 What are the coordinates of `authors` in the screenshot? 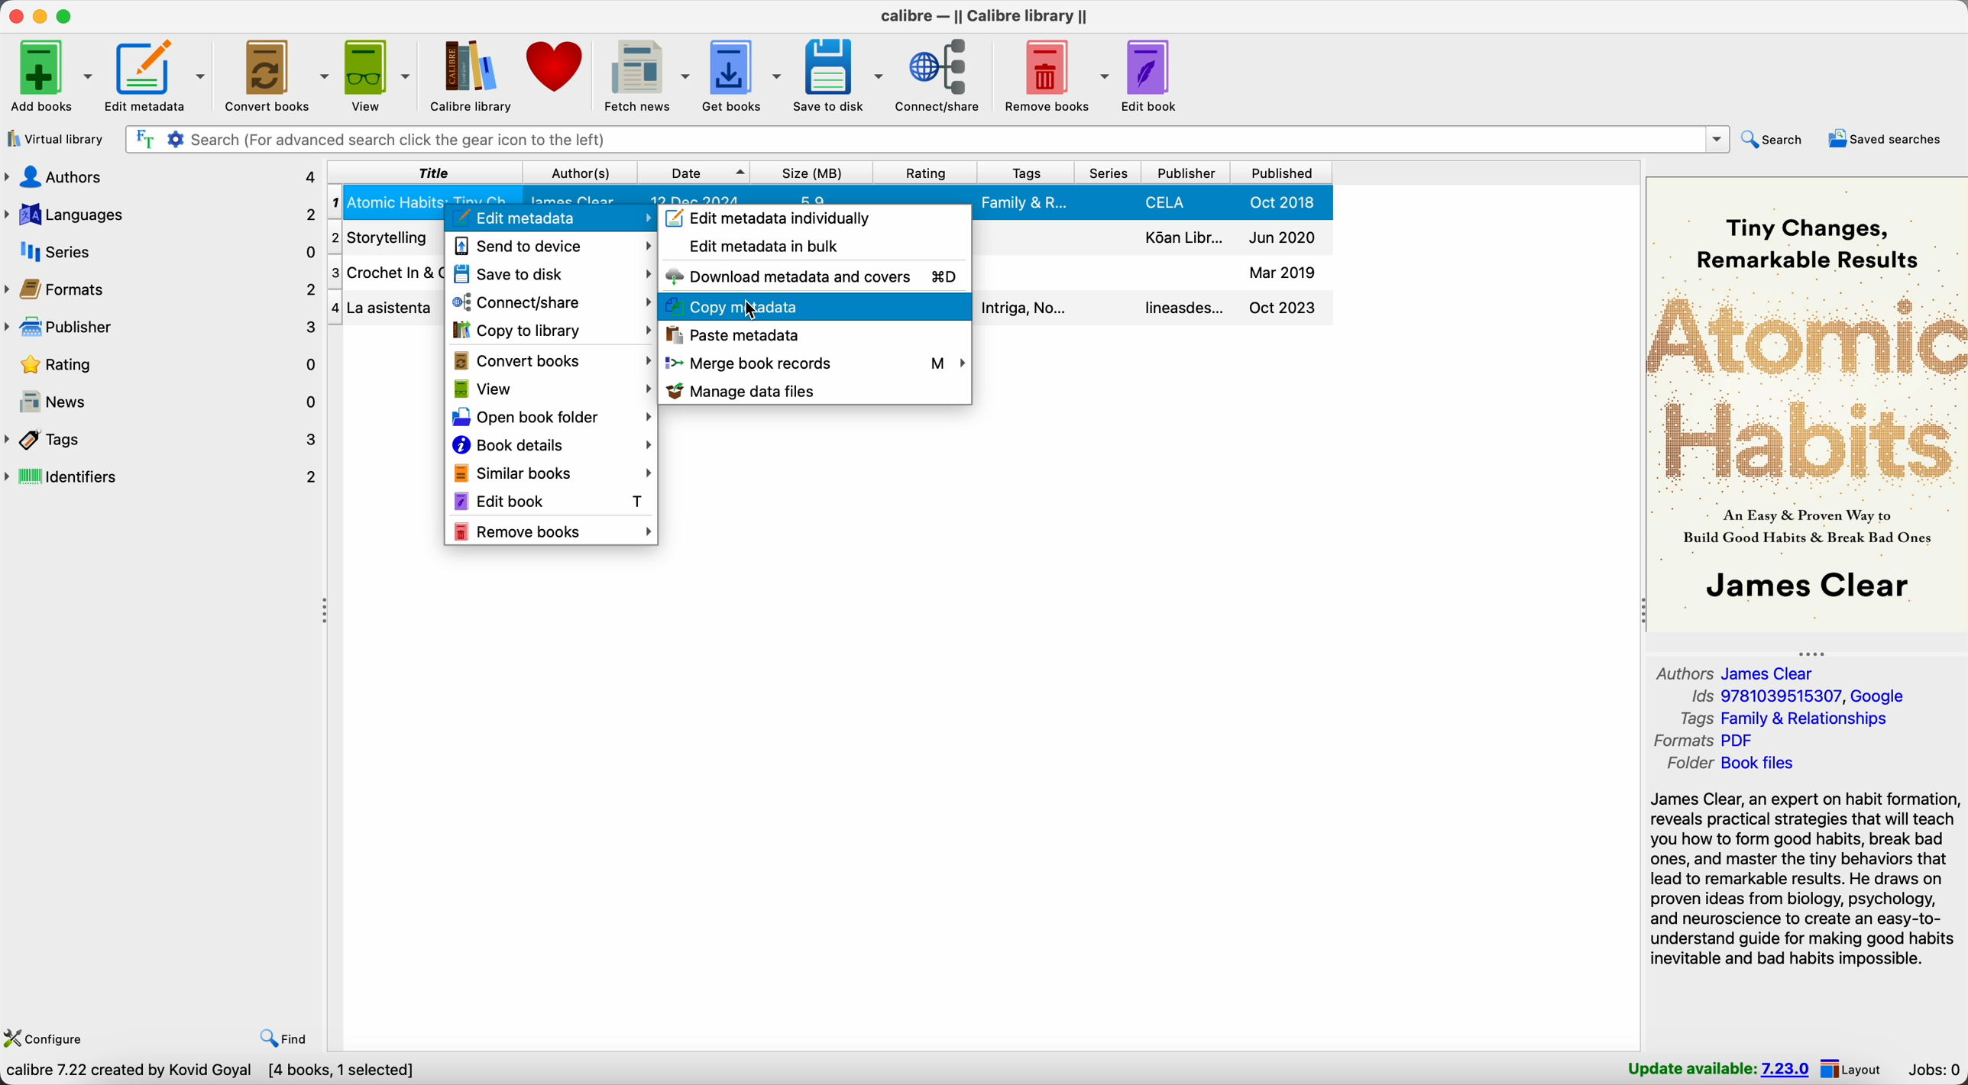 It's located at (163, 176).